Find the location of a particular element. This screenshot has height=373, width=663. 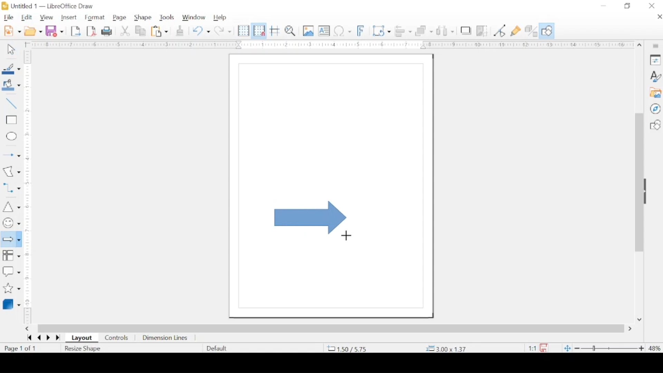

toggle point edit mode is located at coordinates (500, 31).